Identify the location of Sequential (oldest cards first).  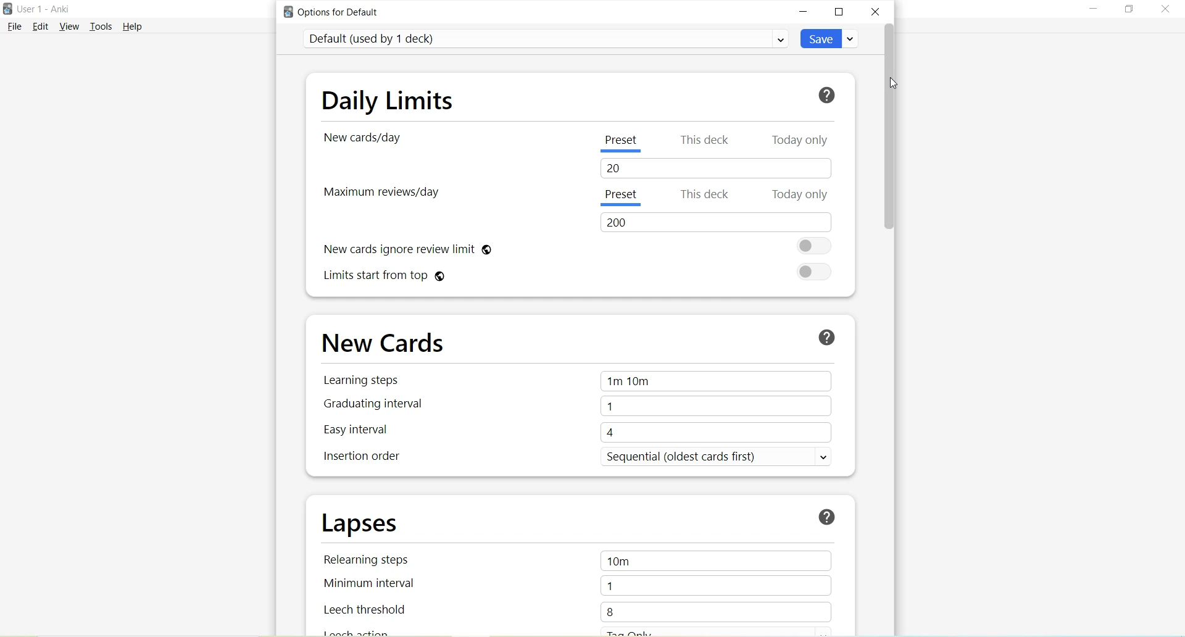
(712, 458).